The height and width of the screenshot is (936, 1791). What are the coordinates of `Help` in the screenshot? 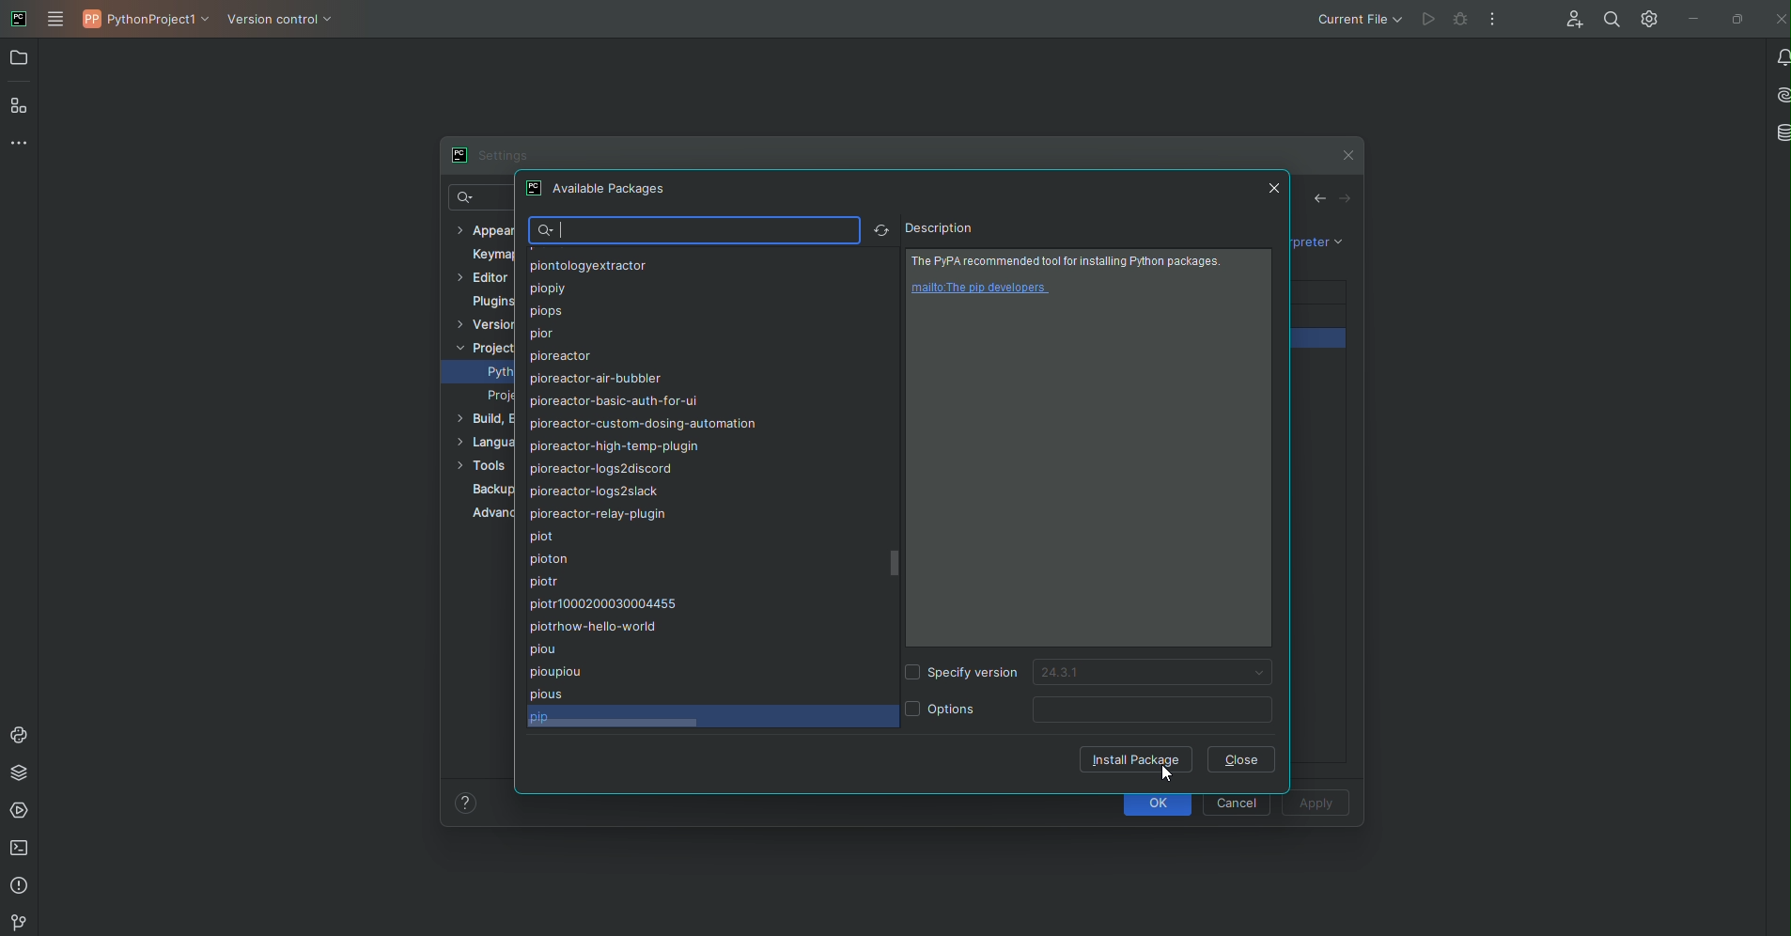 It's located at (464, 802).